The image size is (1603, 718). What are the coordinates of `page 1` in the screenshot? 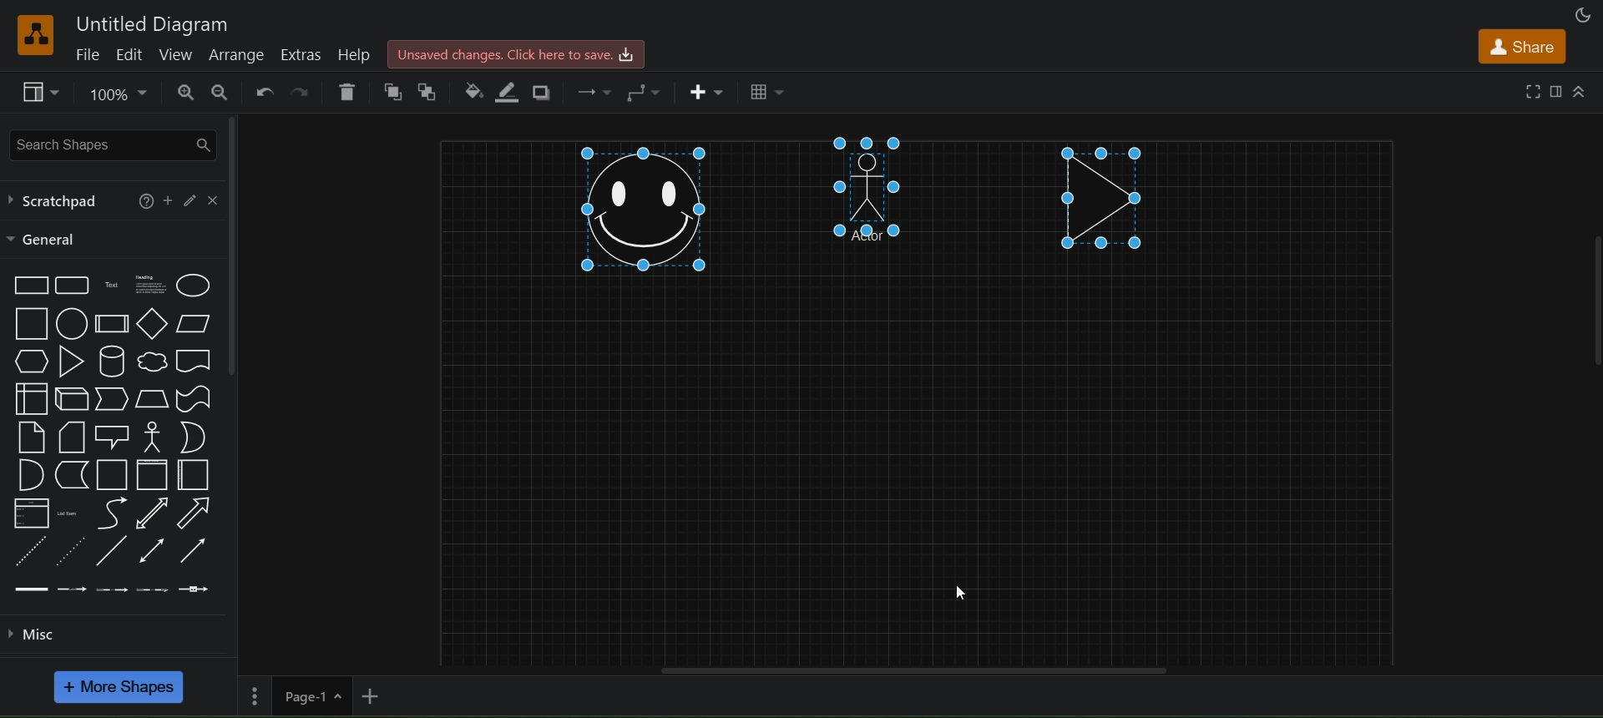 It's located at (293, 696).